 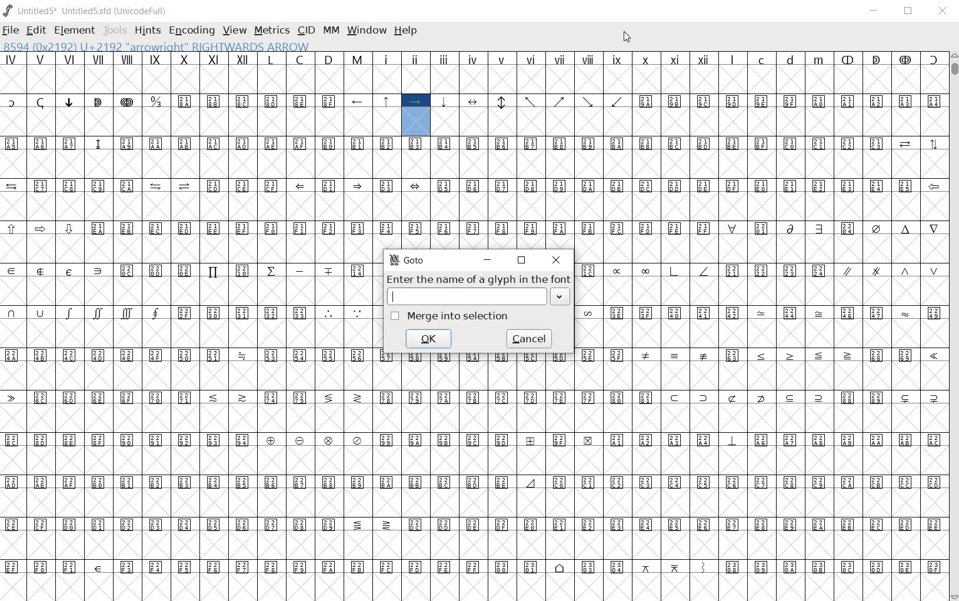 I want to click on TOOLS, so click(x=115, y=31).